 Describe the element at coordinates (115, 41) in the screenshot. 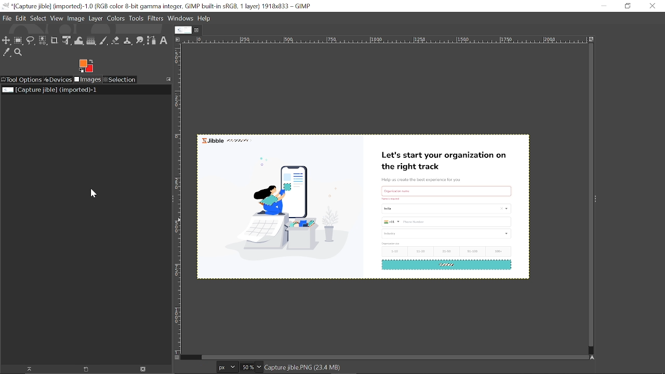

I see `Eraser tool` at that location.